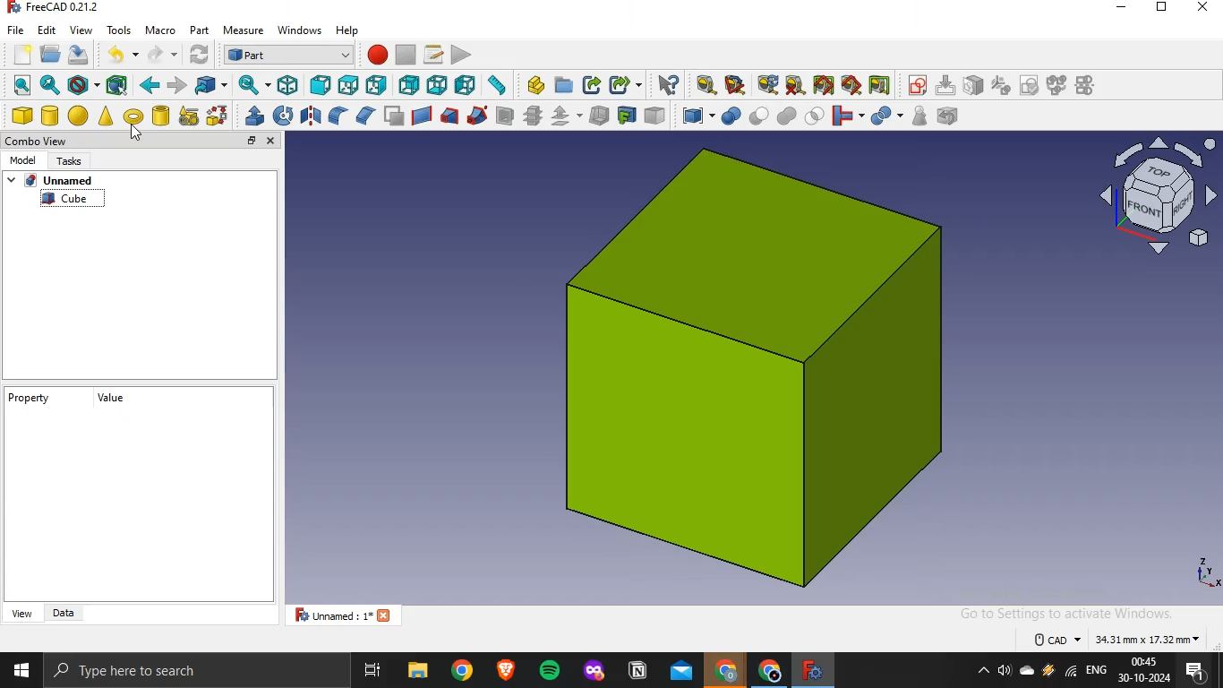 Image resolution: width=1223 pixels, height=688 pixels. Describe the element at coordinates (210, 84) in the screenshot. I see `go to linked object` at that location.